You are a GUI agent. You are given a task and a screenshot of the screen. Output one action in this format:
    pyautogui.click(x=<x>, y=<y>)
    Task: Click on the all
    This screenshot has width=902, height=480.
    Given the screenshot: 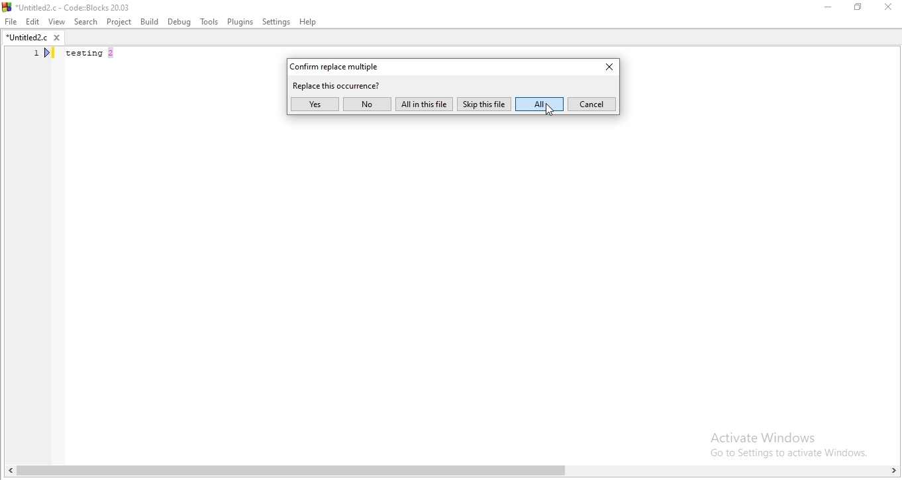 What is the action you would take?
    pyautogui.click(x=539, y=104)
    